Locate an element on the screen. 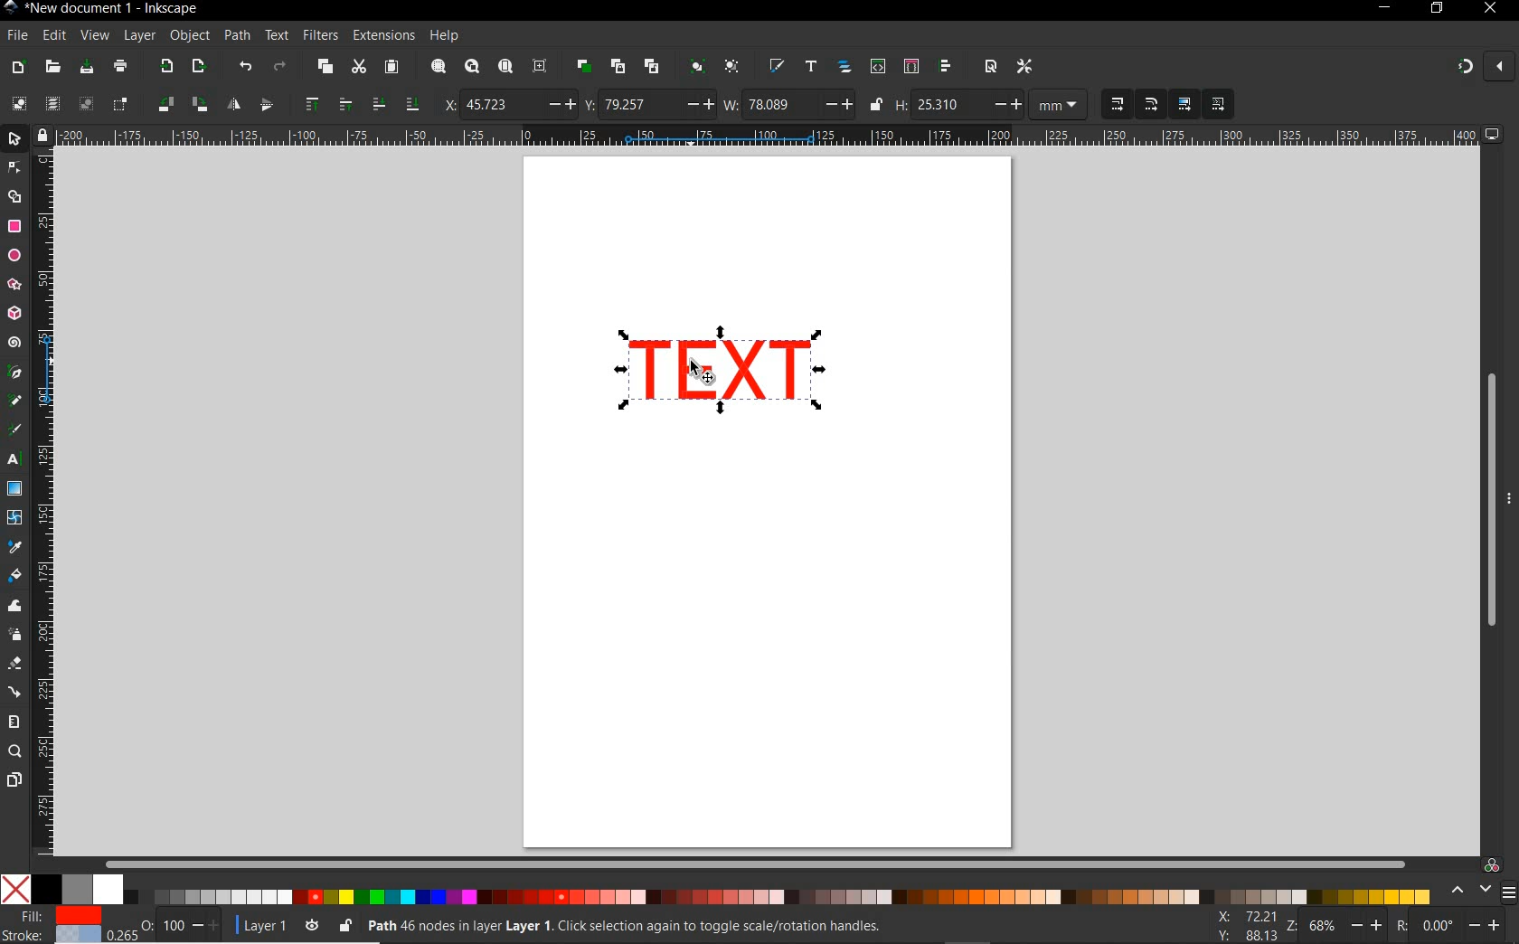 The width and height of the screenshot is (1519, 944). RULER is located at coordinates (769, 137).